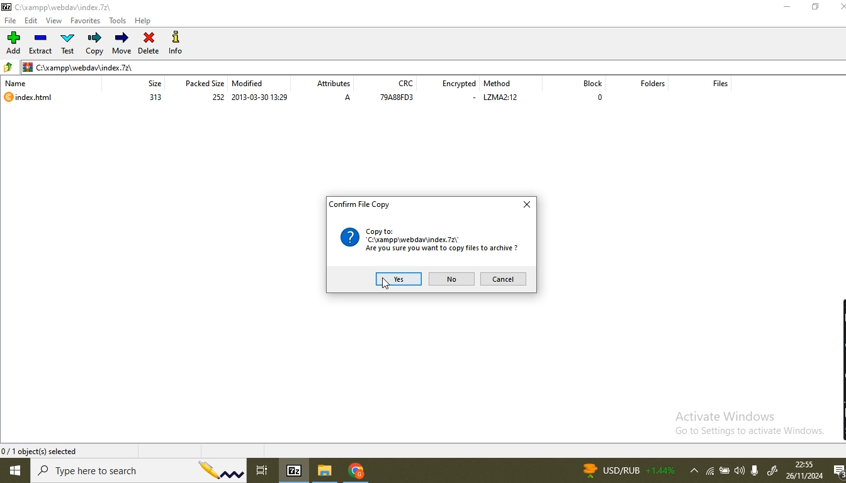  What do you see at coordinates (430, 240) in the screenshot?
I see `Copyto:'C:\xampp\webdav\index.7z\'re you sure you want to copy files to archive?` at bounding box center [430, 240].